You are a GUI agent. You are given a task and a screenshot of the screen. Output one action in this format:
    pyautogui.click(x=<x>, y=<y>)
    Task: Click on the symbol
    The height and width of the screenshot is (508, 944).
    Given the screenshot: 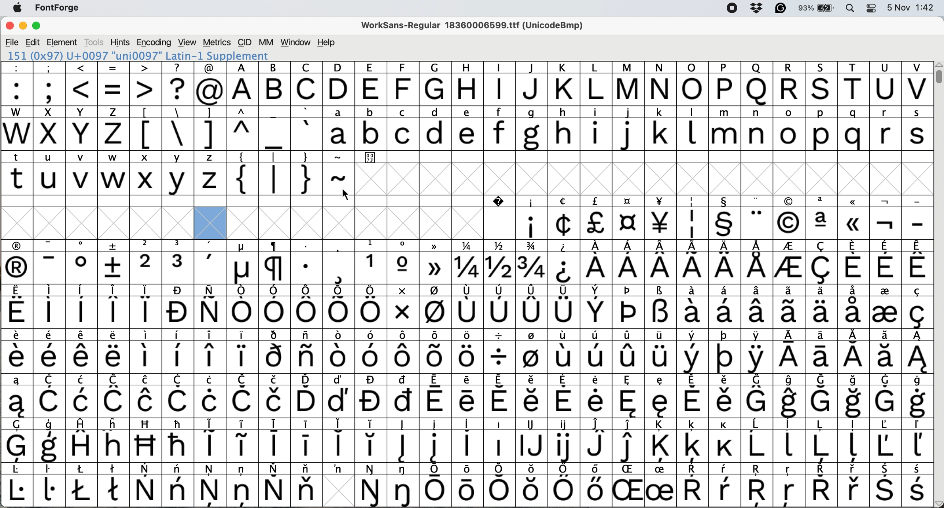 What is the action you would take?
    pyautogui.click(x=242, y=439)
    